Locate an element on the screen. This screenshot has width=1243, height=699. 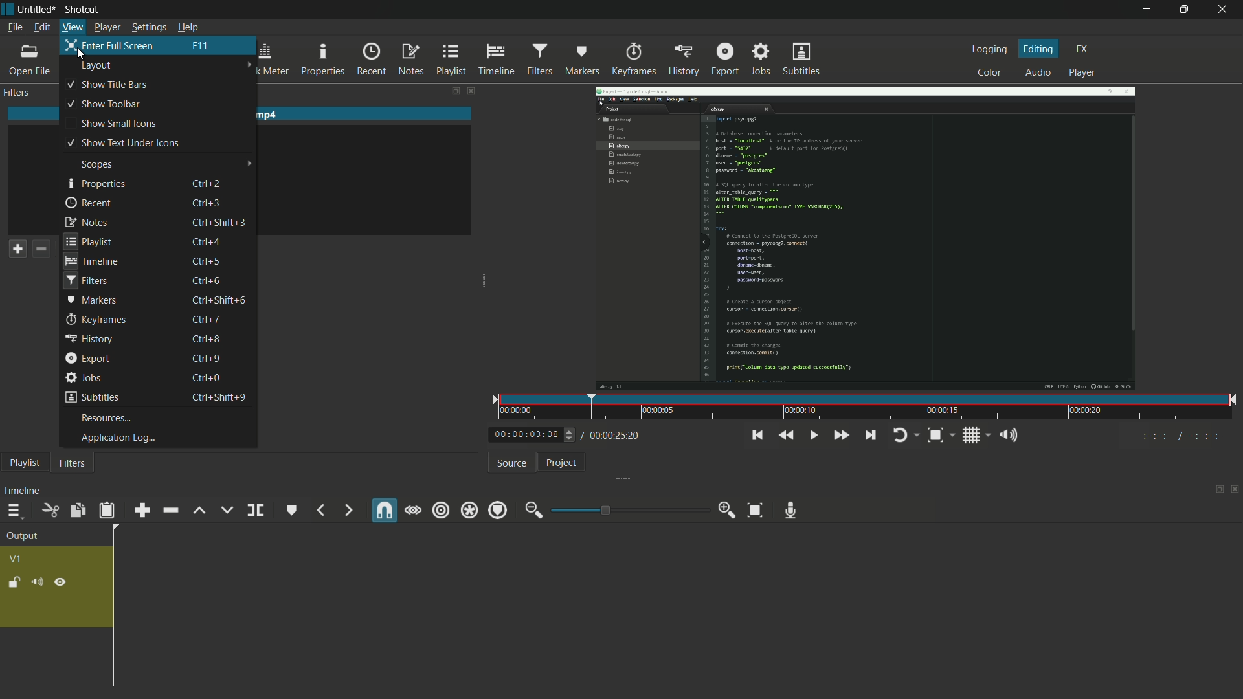
recent is located at coordinates (91, 203).